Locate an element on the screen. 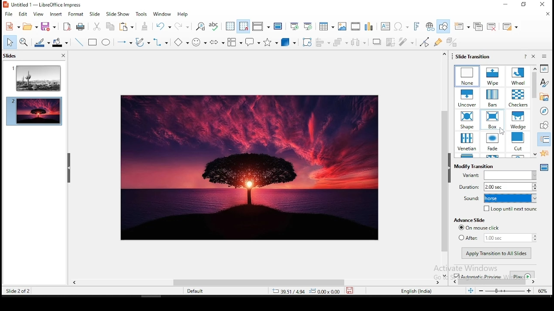 Image resolution: width=554 pixels, height=311 pixels. english (india) is located at coordinates (416, 291).